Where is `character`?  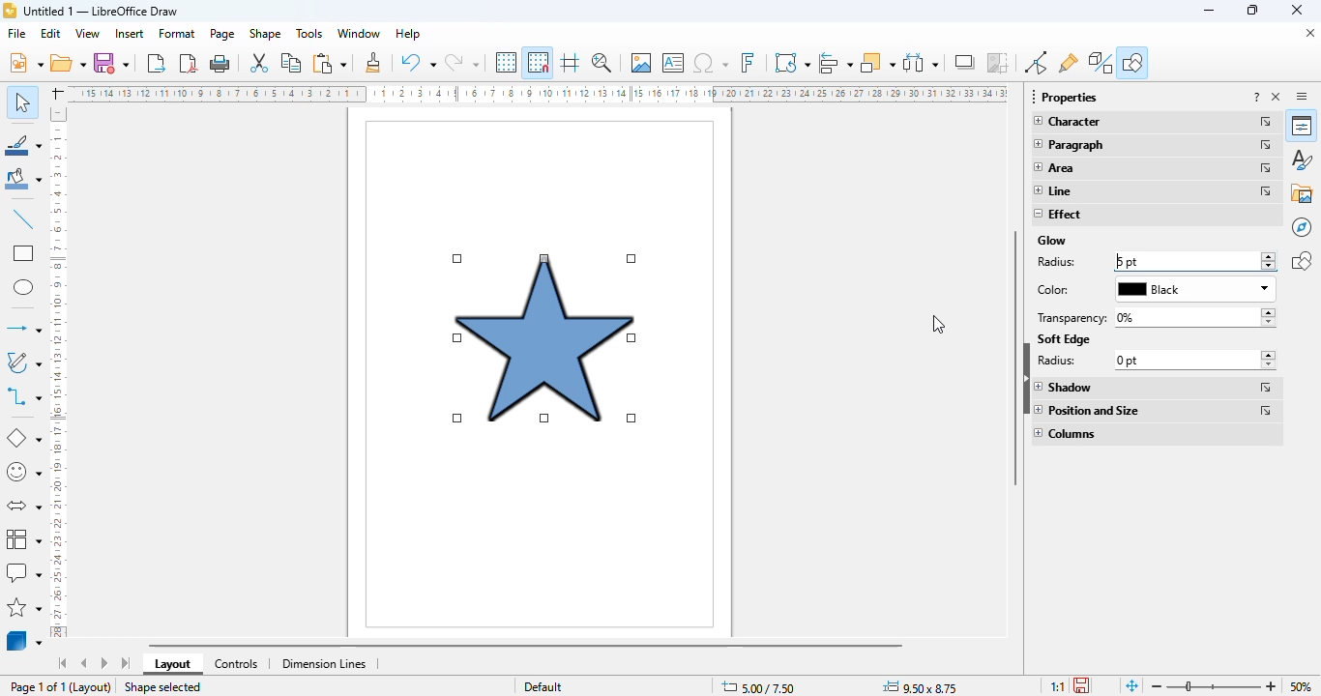 character is located at coordinates (1069, 120).